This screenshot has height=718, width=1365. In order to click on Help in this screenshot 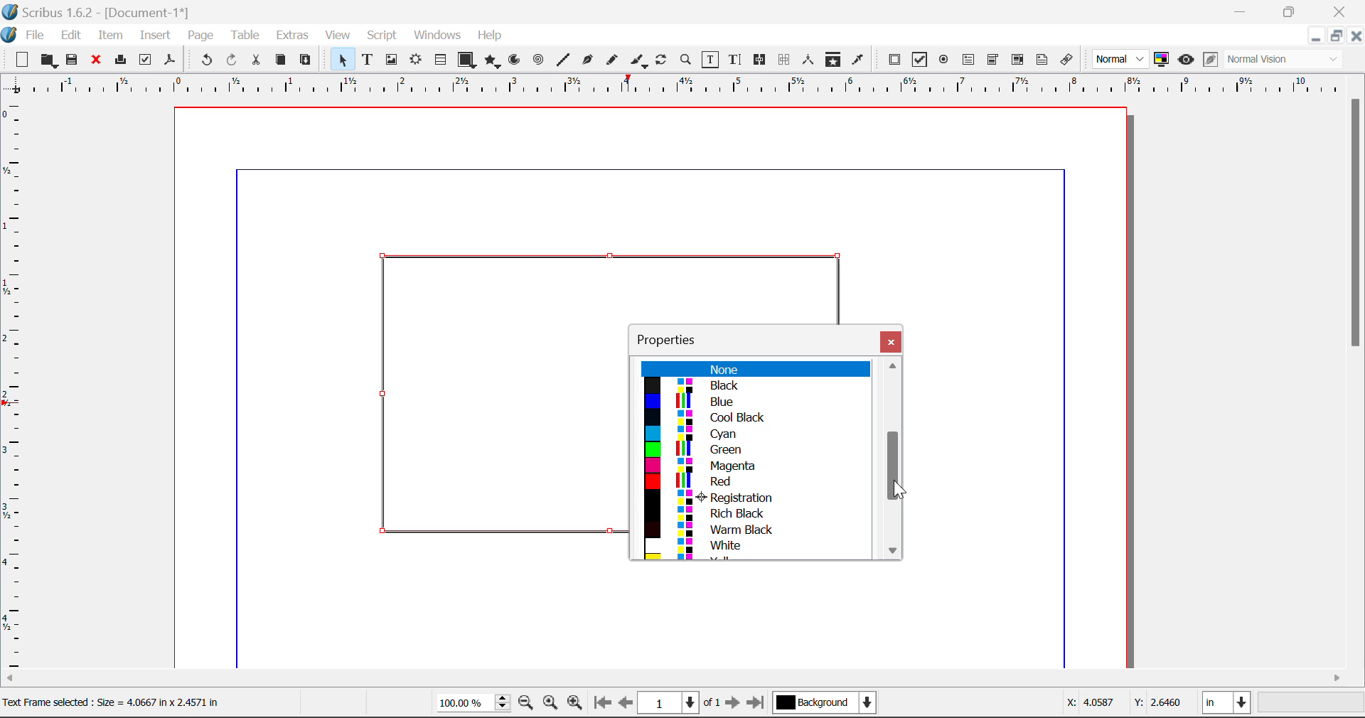, I will do `click(491, 36)`.